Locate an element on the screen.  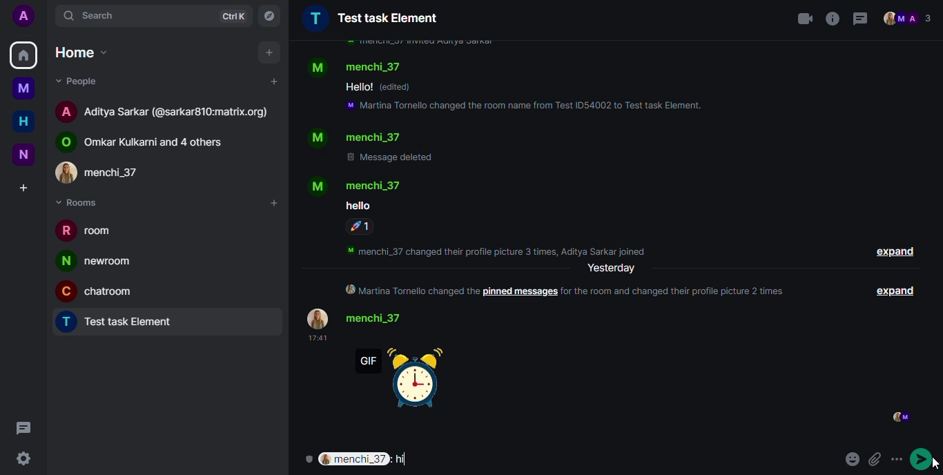
encryption is located at coordinates (308, 457).